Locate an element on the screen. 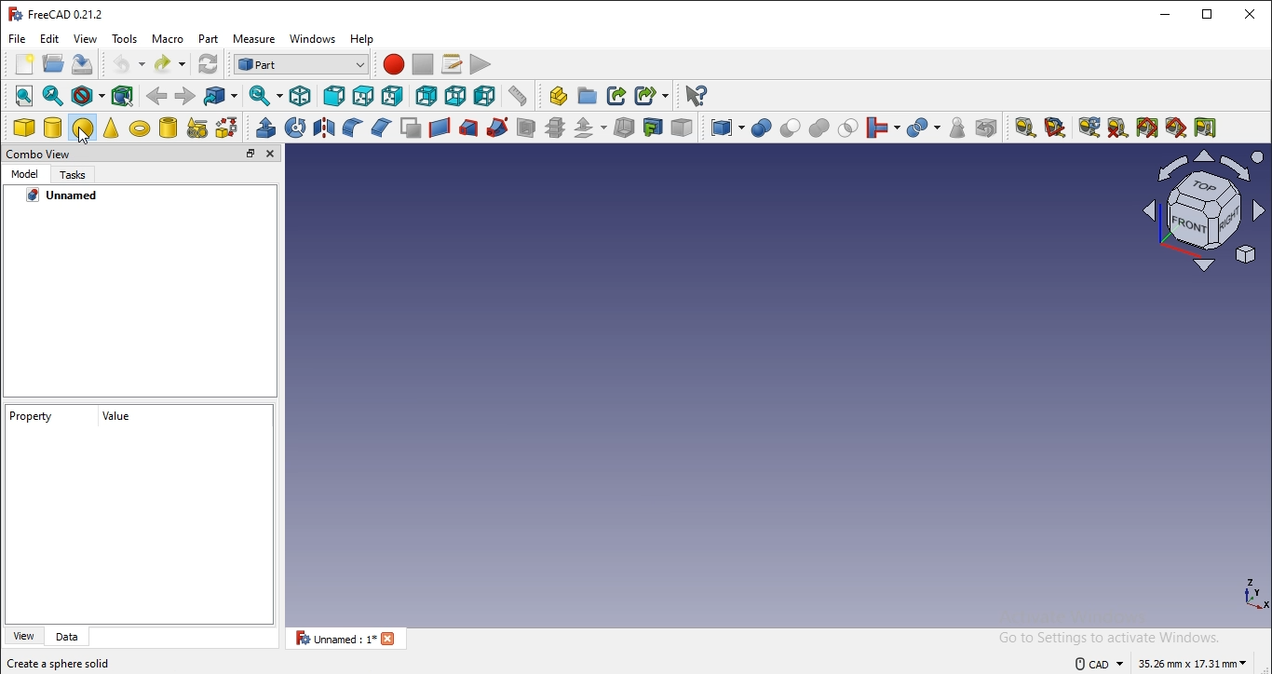 This screenshot has width=1272, height=674. coordinate axes and face shapeicon is located at coordinates (1204, 211).